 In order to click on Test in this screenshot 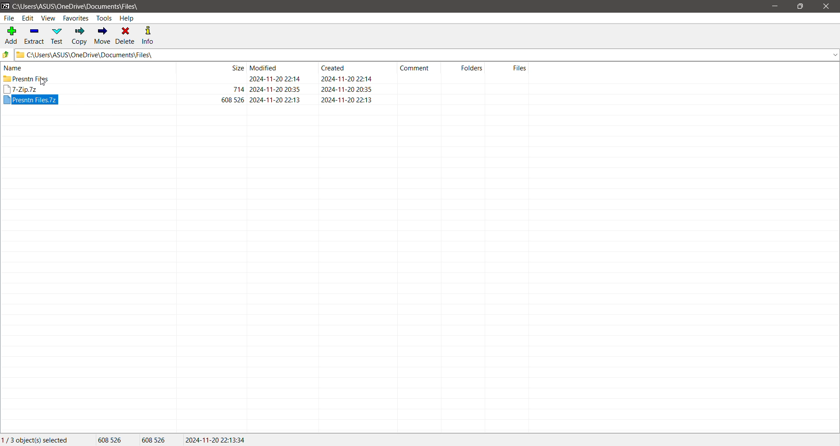, I will do `click(58, 36)`.